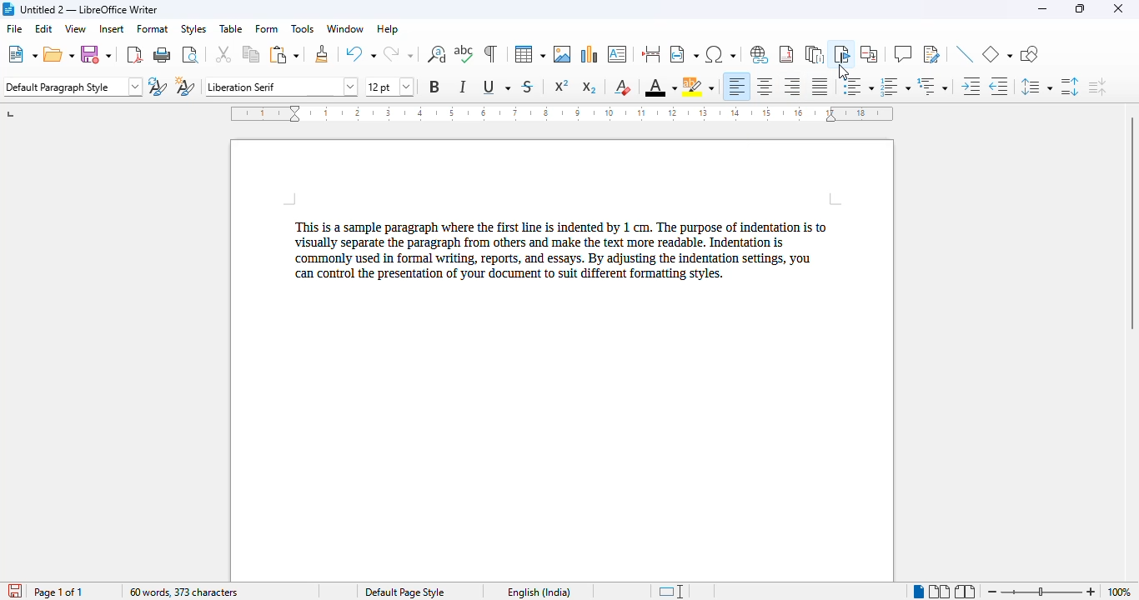 Image resolution: width=1139 pixels, height=600 pixels. Describe the element at coordinates (163, 54) in the screenshot. I see `print` at that location.